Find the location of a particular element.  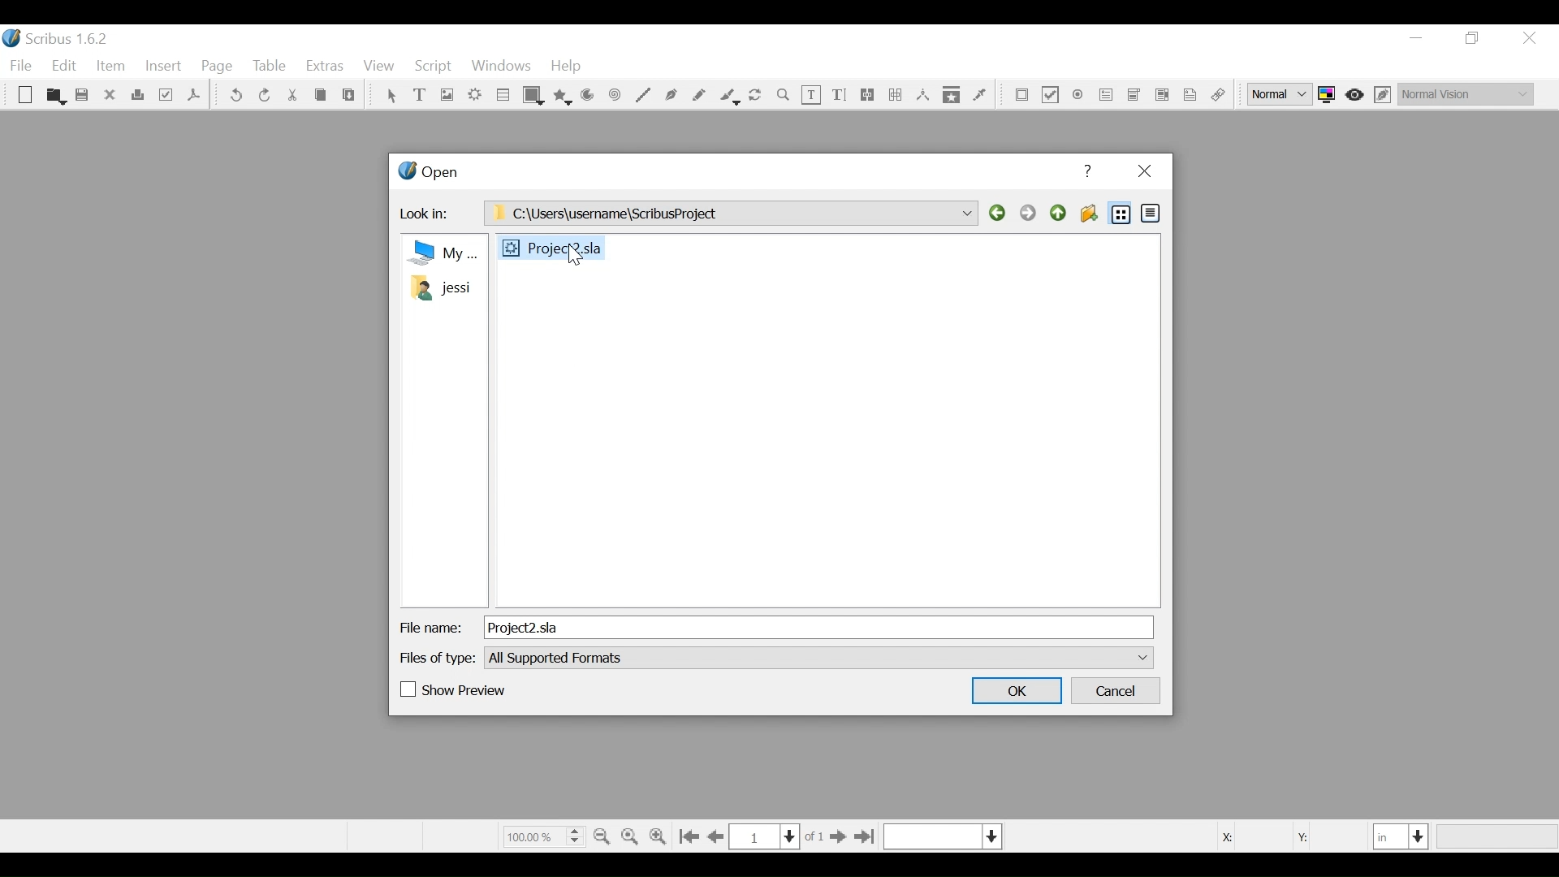

File of type dropdown menu is located at coordinates (818, 657).